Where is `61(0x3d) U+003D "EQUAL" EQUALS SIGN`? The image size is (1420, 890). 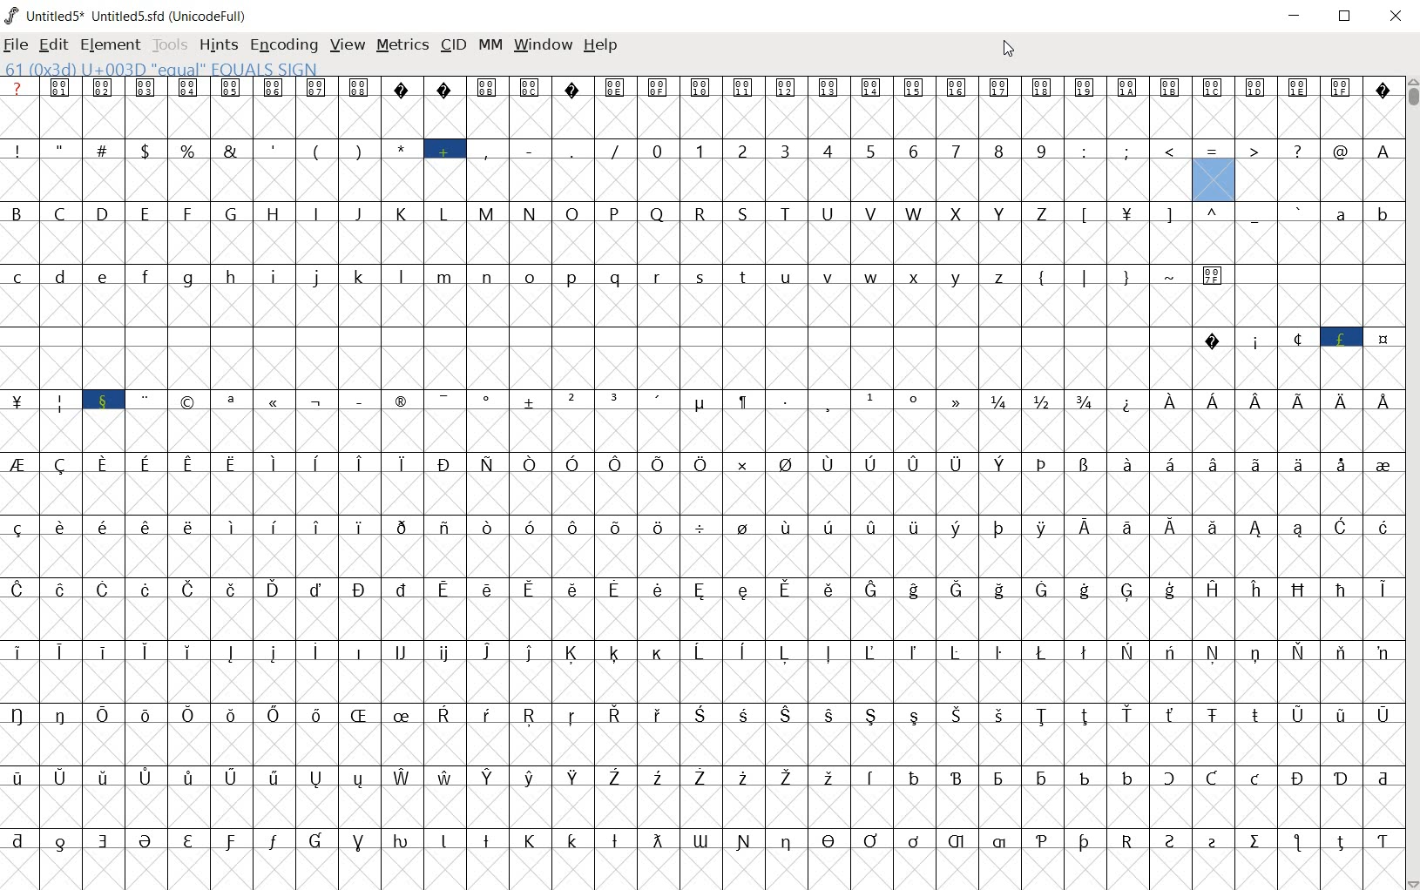
61(0x3d) U+003D "EQUAL" EQUALS SIGN is located at coordinates (1214, 173).